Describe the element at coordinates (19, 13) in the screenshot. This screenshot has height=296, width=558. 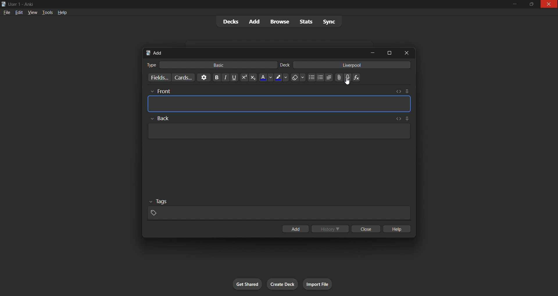
I see `edit` at that location.